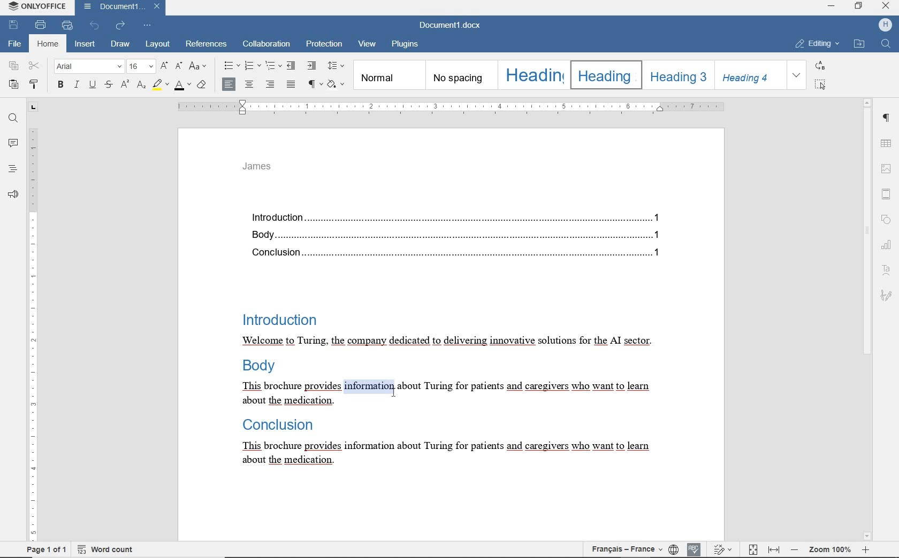 The image size is (899, 558). I want to click on SELECT ALL, so click(819, 84).